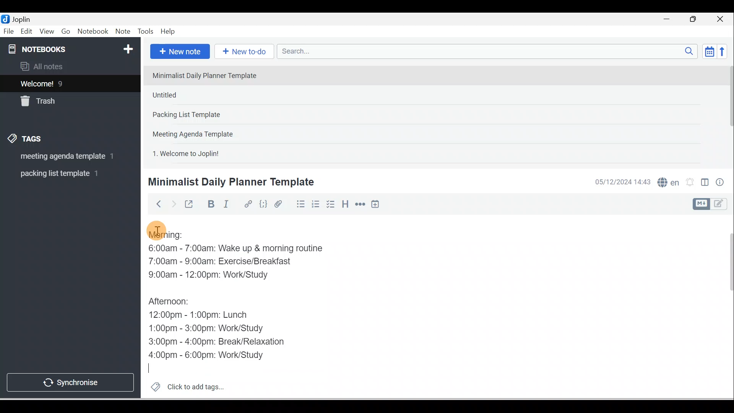  What do you see at coordinates (145, 31) in the screenshot?
I see `Tools` at bounding box center [145, 31].